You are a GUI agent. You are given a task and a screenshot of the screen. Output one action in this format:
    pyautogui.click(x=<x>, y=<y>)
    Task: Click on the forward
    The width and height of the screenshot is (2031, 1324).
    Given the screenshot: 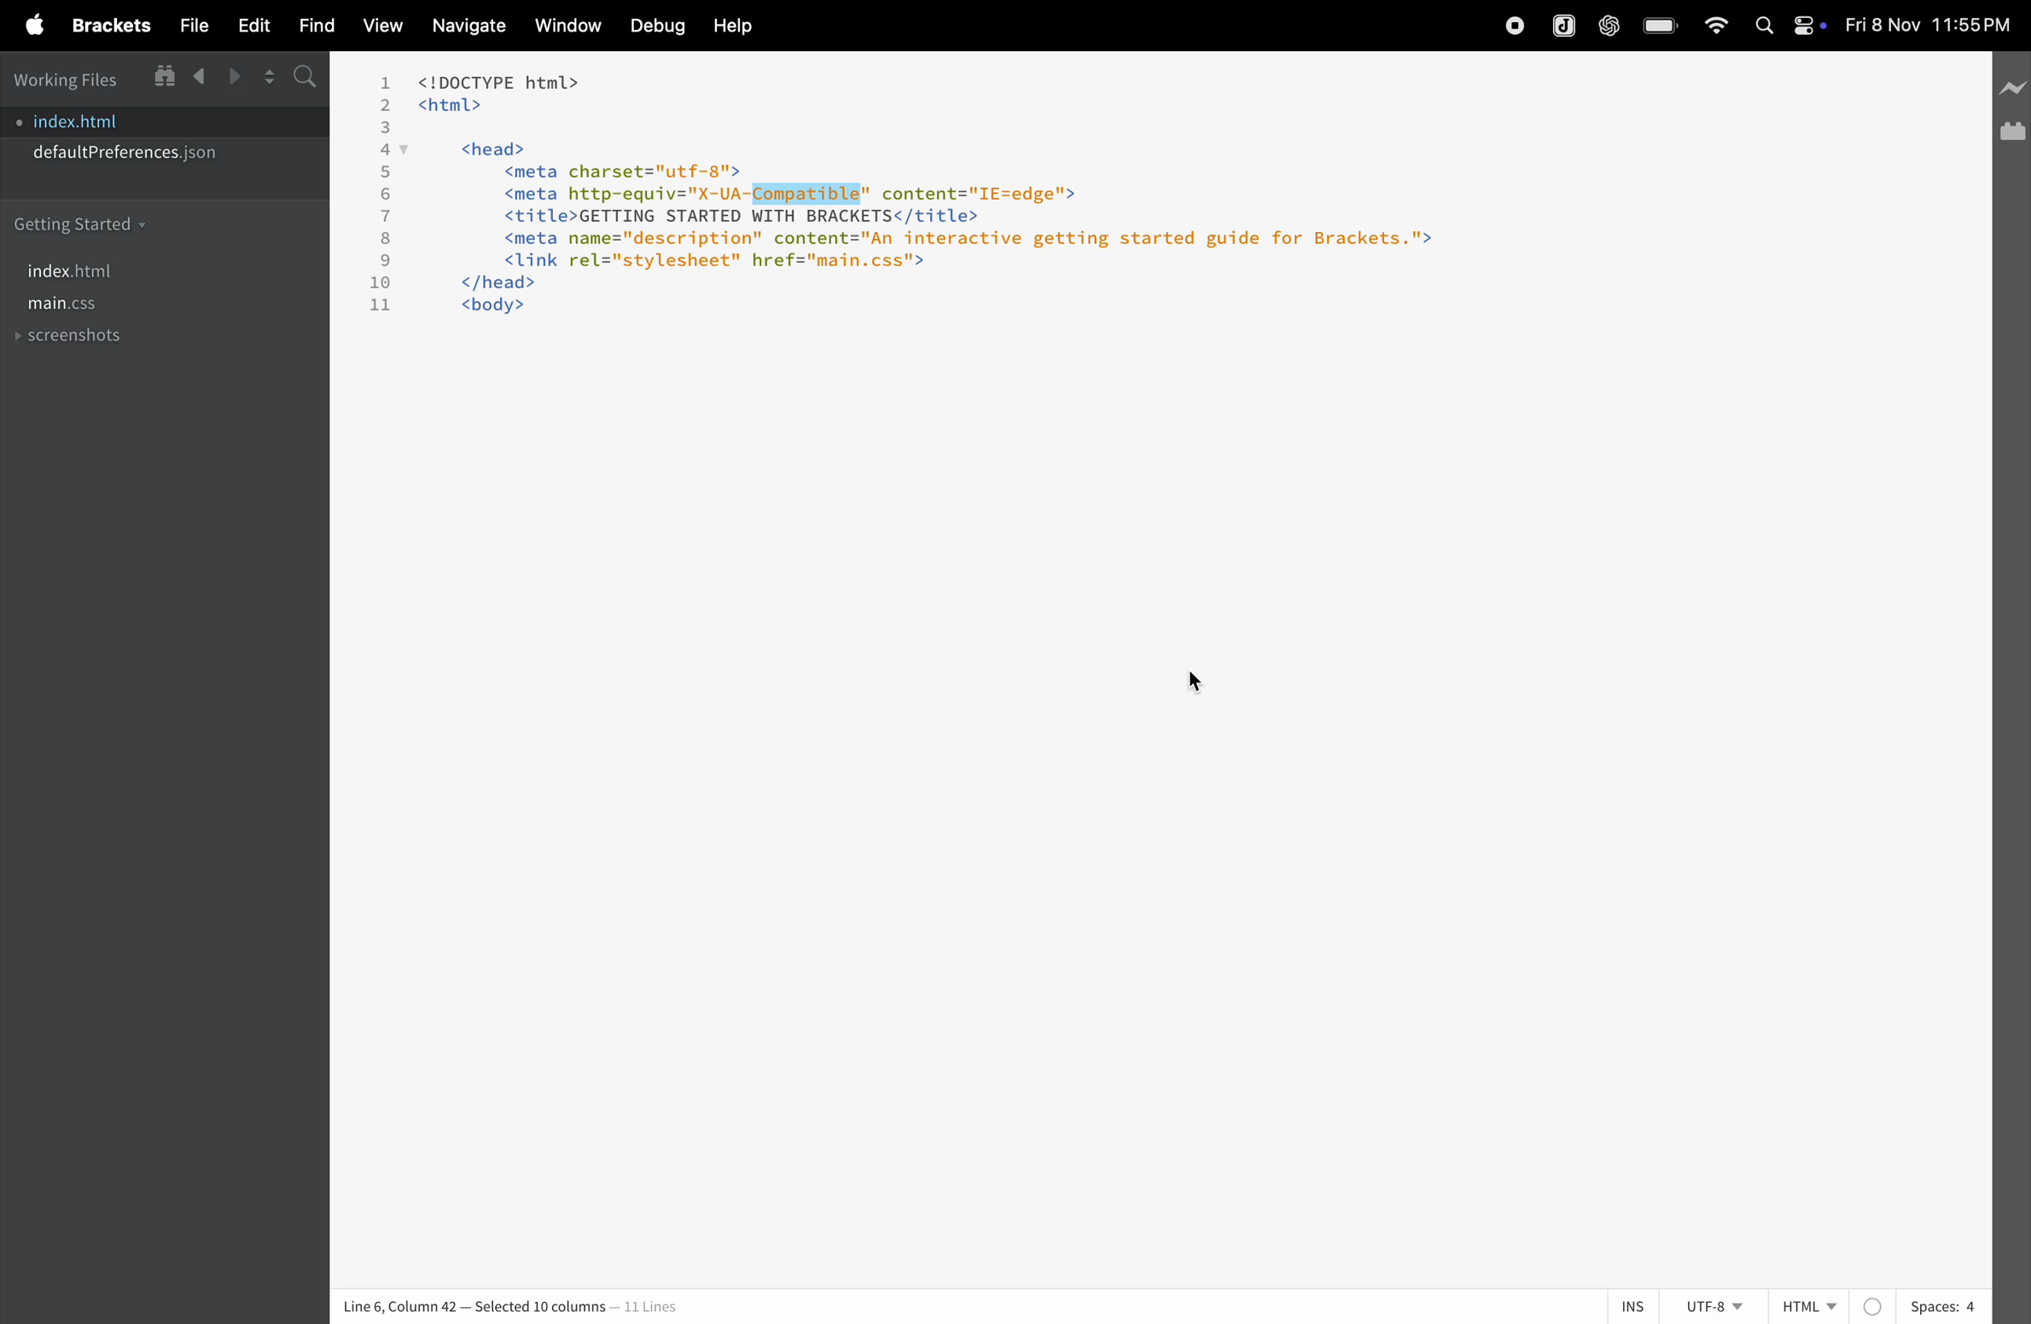 What is the action you would take?
    pyautogui.click(x=228, y=78)
    